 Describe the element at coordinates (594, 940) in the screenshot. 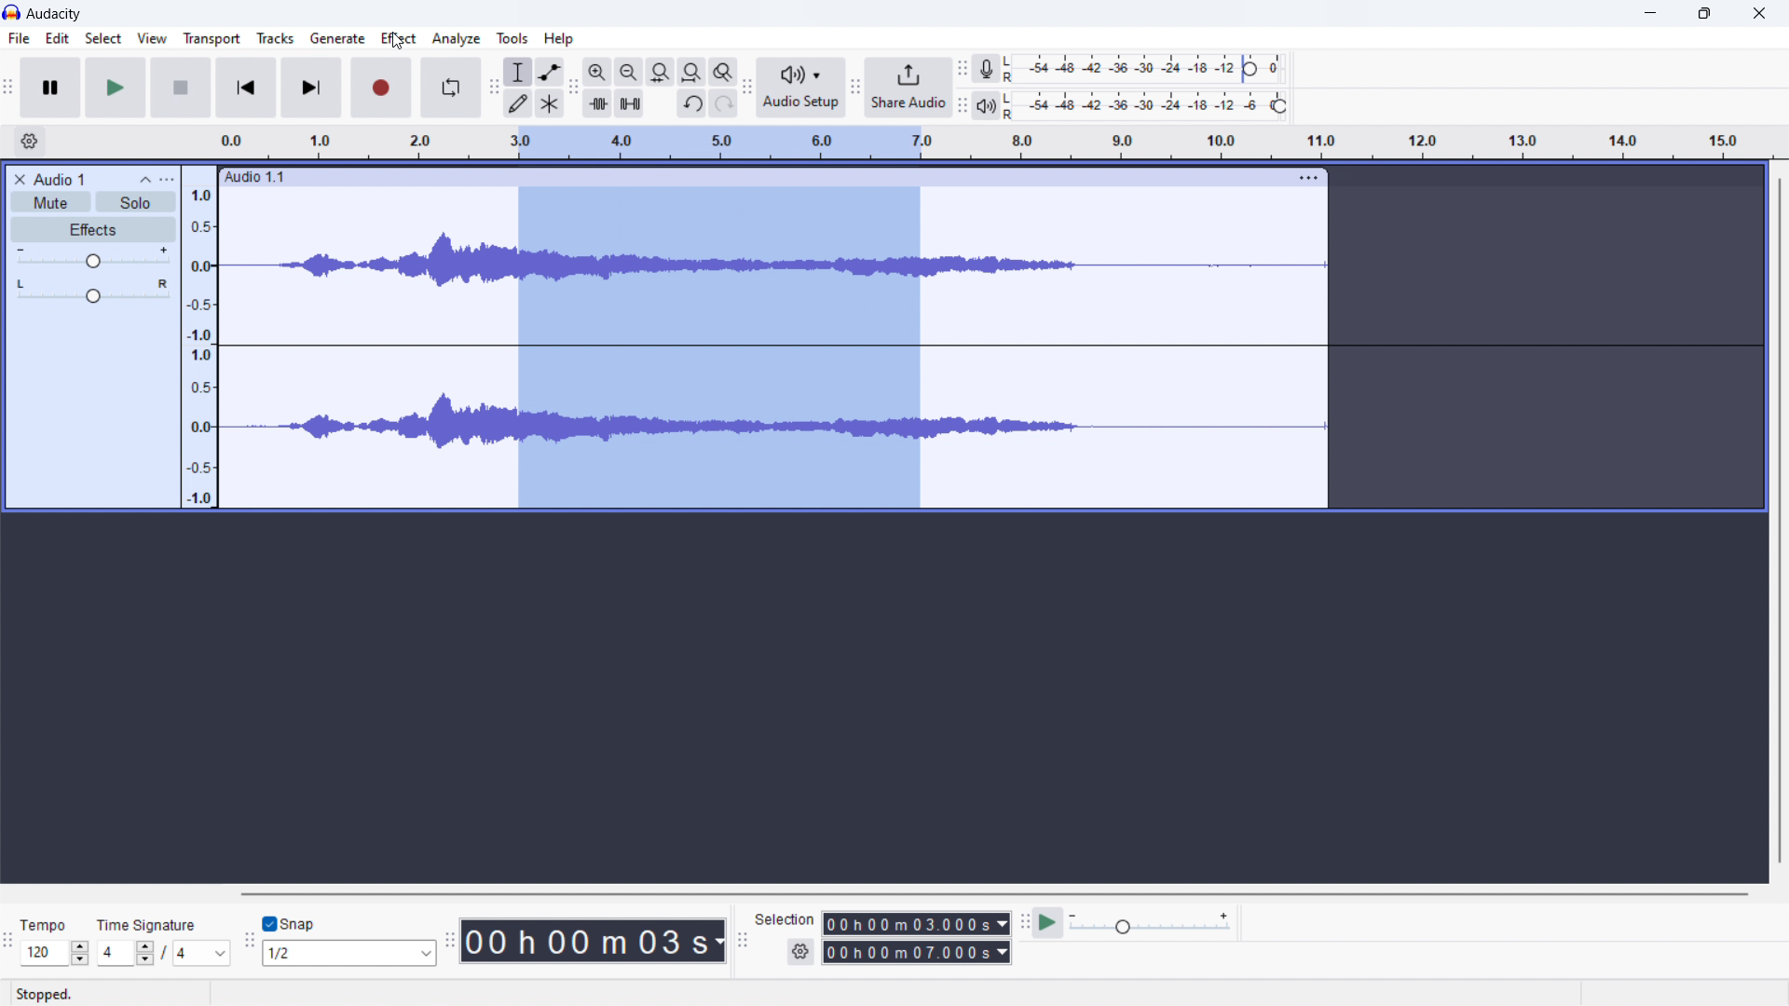

I see `00 h 00 m 03 s` at that location.